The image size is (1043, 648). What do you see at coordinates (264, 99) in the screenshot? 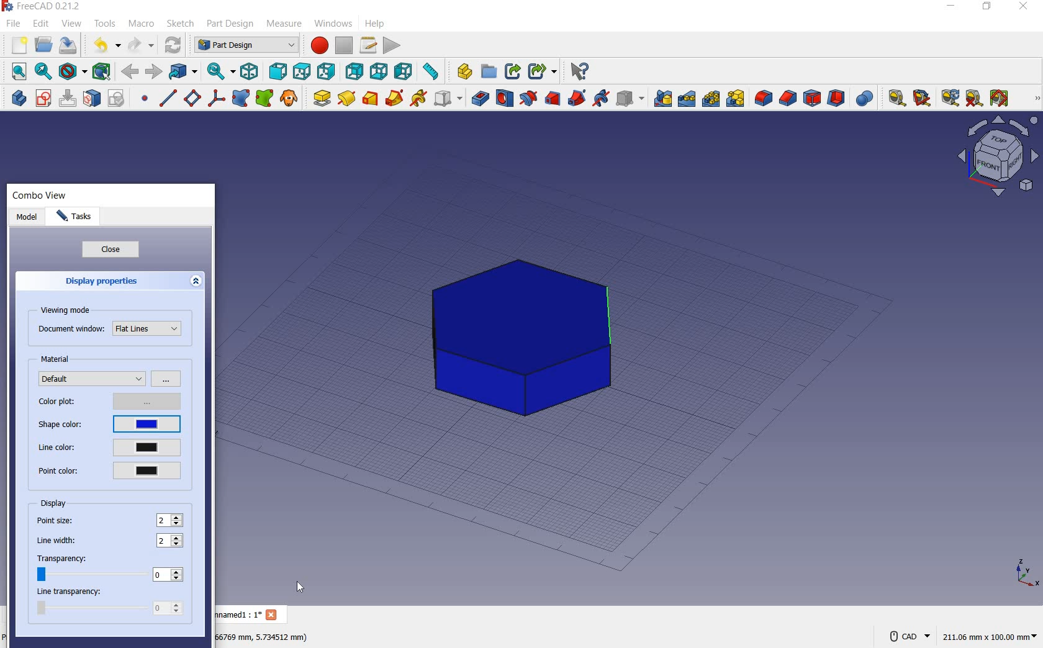
I see `create s sub-object shape binder` at bounding box center [264, 99].